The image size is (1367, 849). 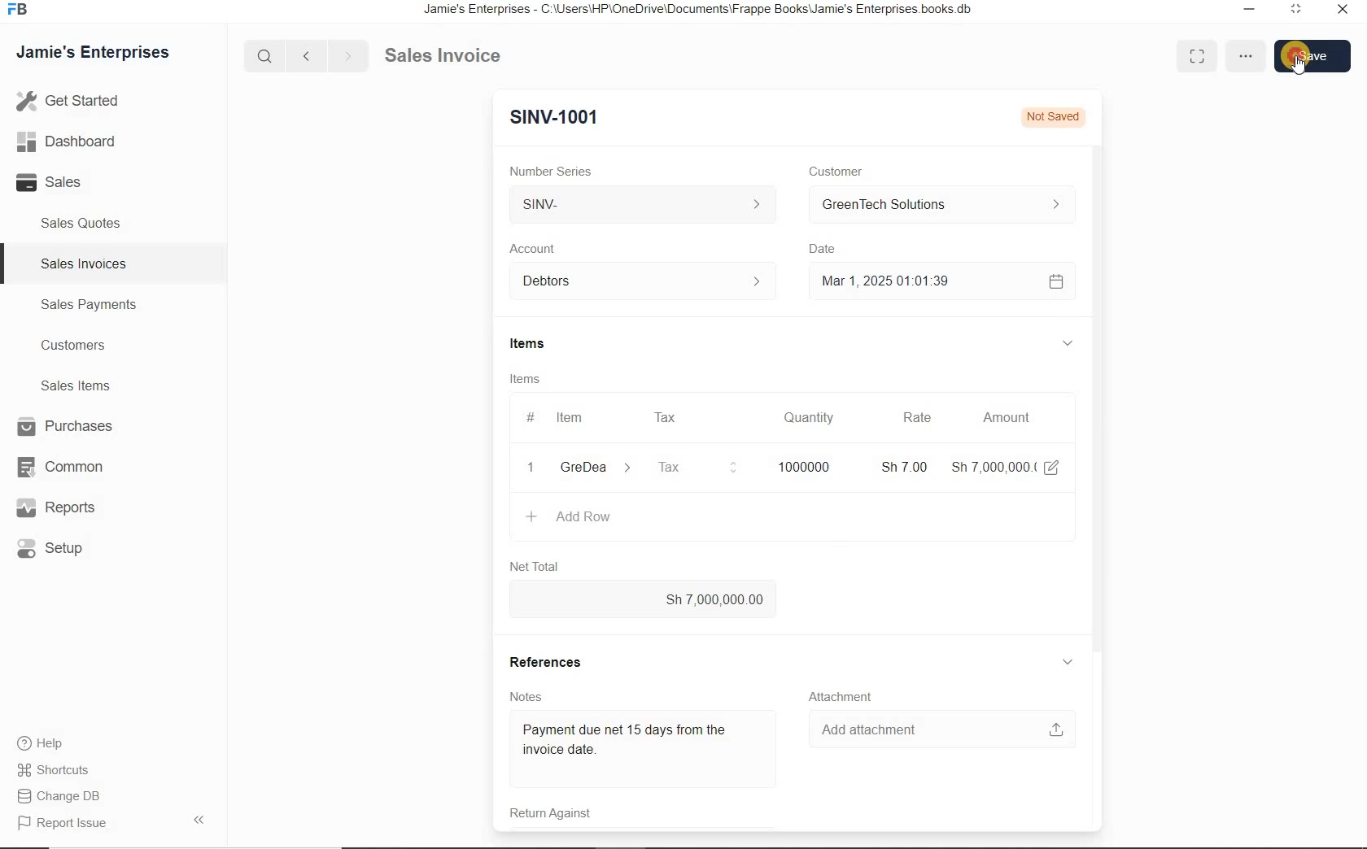 What do you see at coordinates (809, 418) in the screenshot?
I see `Quantity` at bounding box center [809, 418].